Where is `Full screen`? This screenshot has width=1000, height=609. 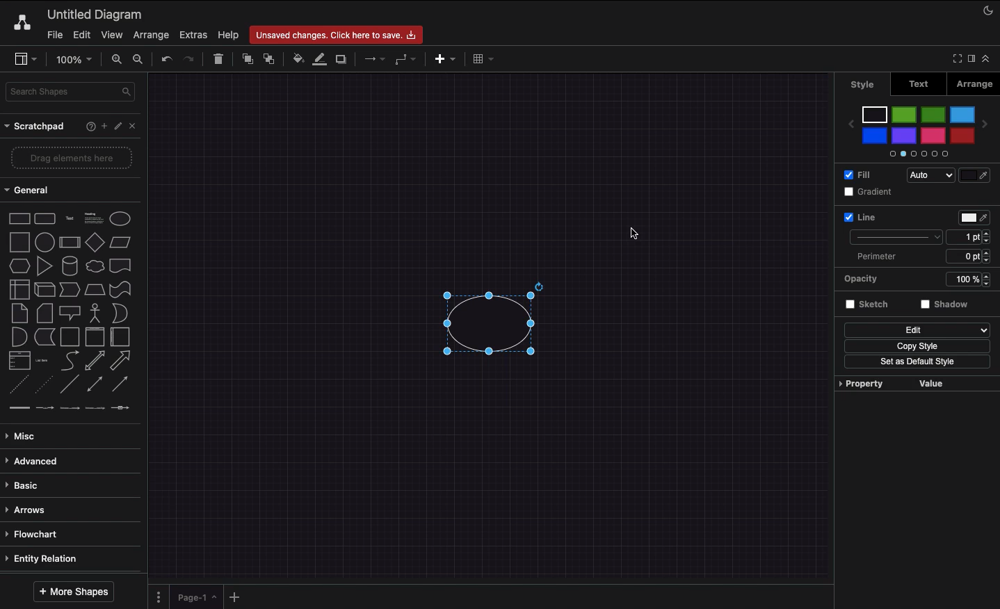 Full screen is located at coordinates (955, 58).